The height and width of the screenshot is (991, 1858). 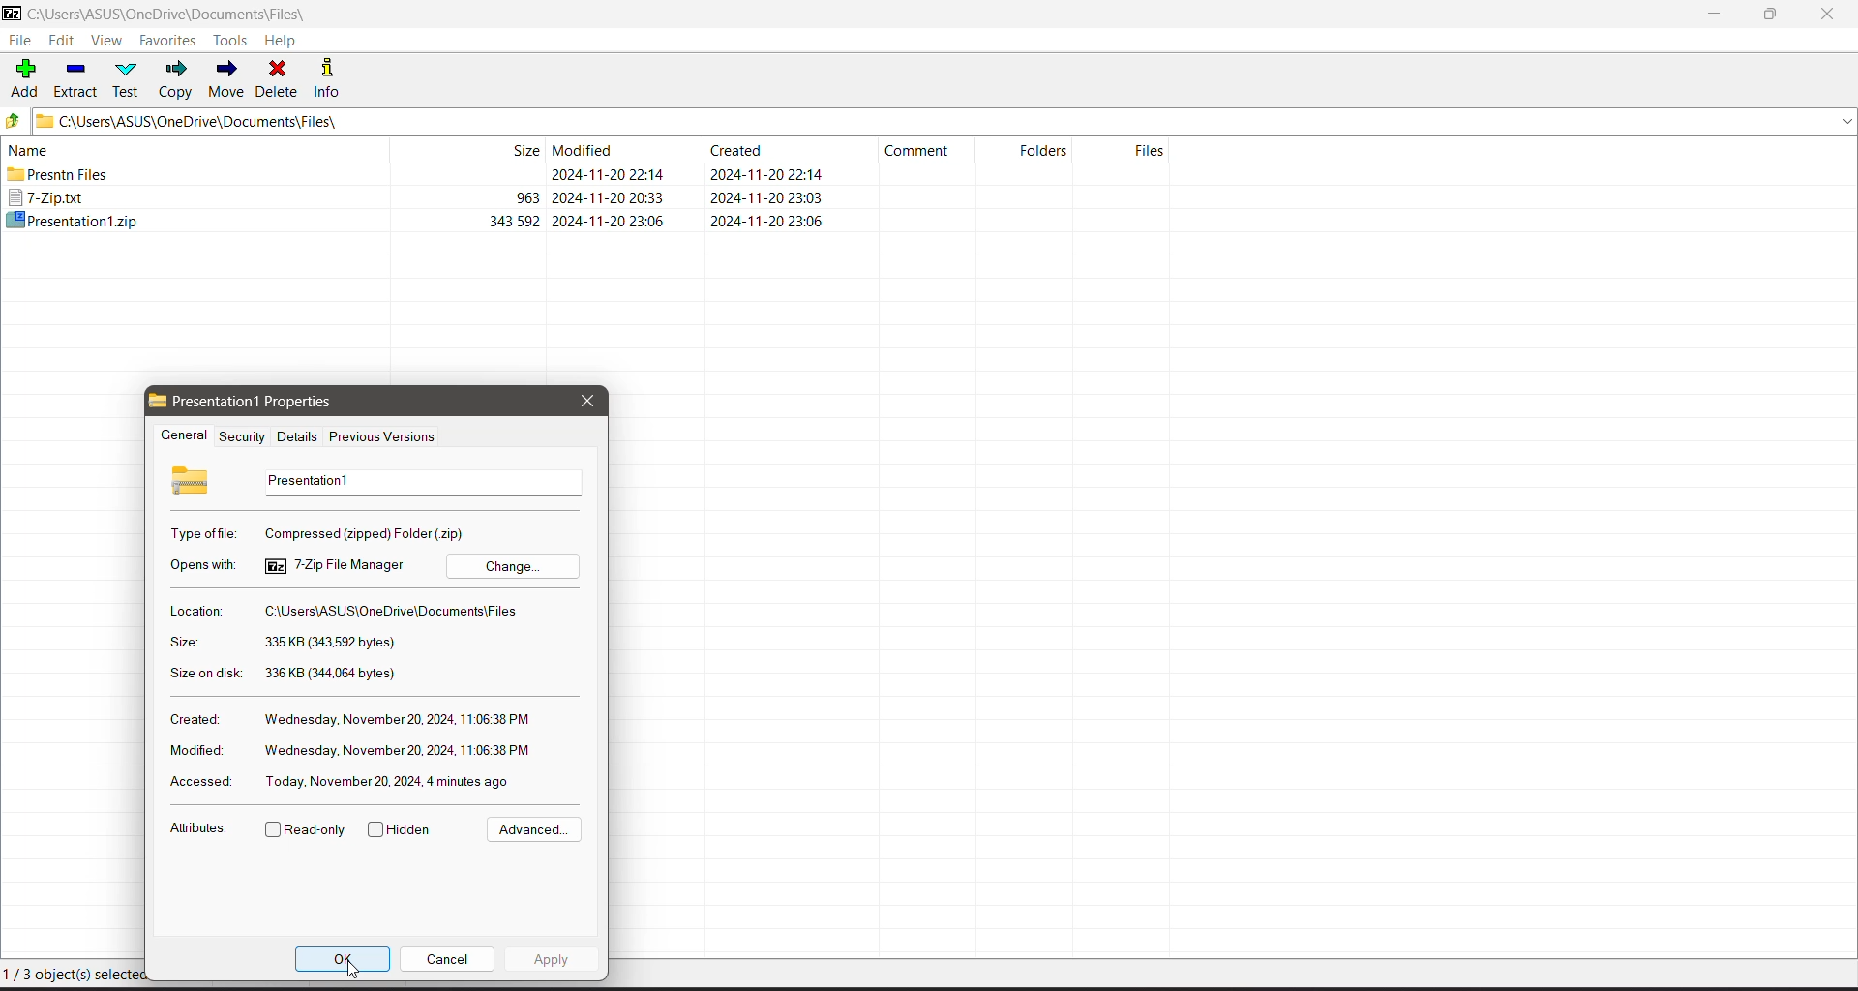 I want to click on Hidden- click to enable/disable, so click(x=404, y=830).